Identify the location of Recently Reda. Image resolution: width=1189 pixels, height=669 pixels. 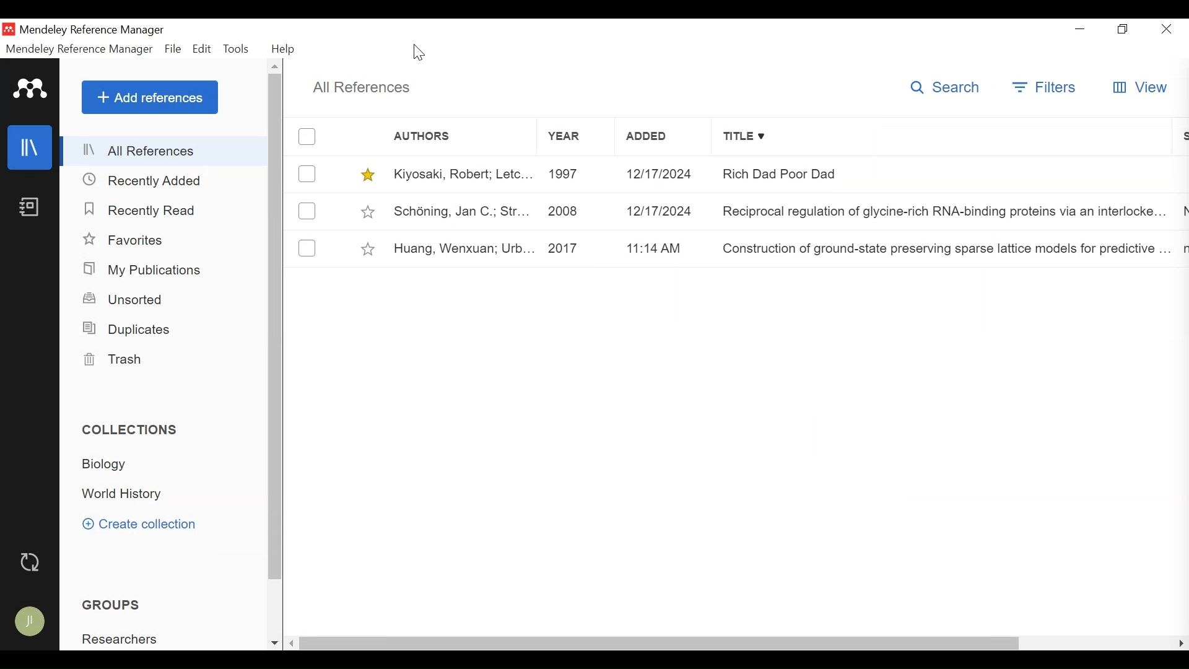
(141, 210).